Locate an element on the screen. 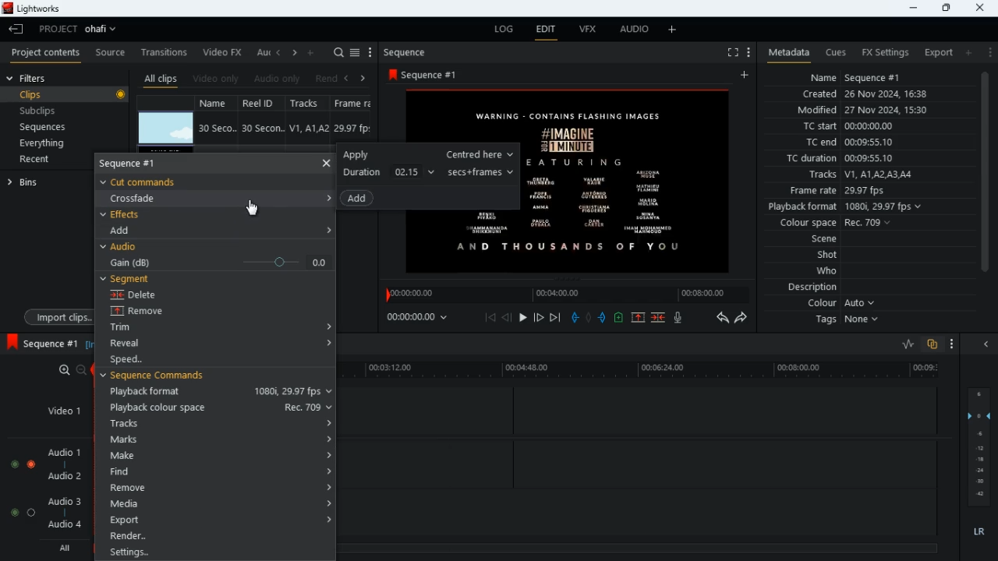 Image resolution: width=998 pixels, height=561 pixels. add is located at coordinates (127, 230).